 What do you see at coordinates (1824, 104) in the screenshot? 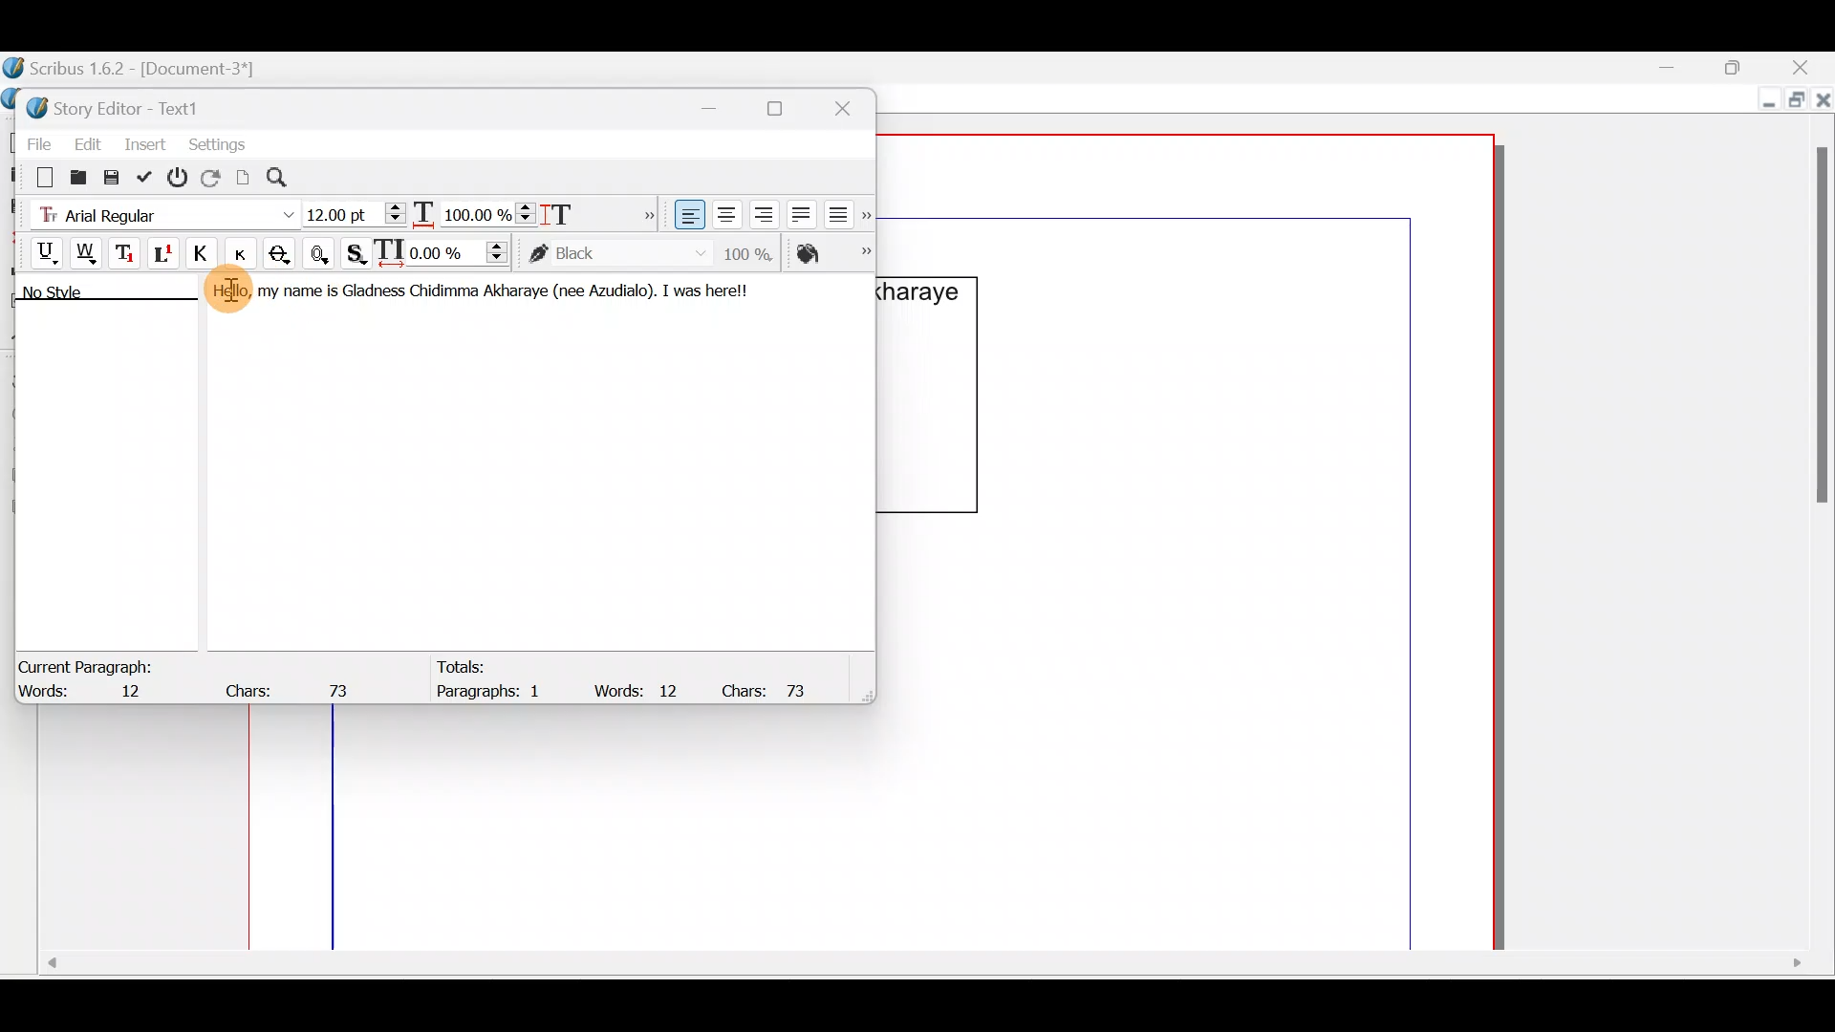
I see `Close` at bounding box center [1824, 104].